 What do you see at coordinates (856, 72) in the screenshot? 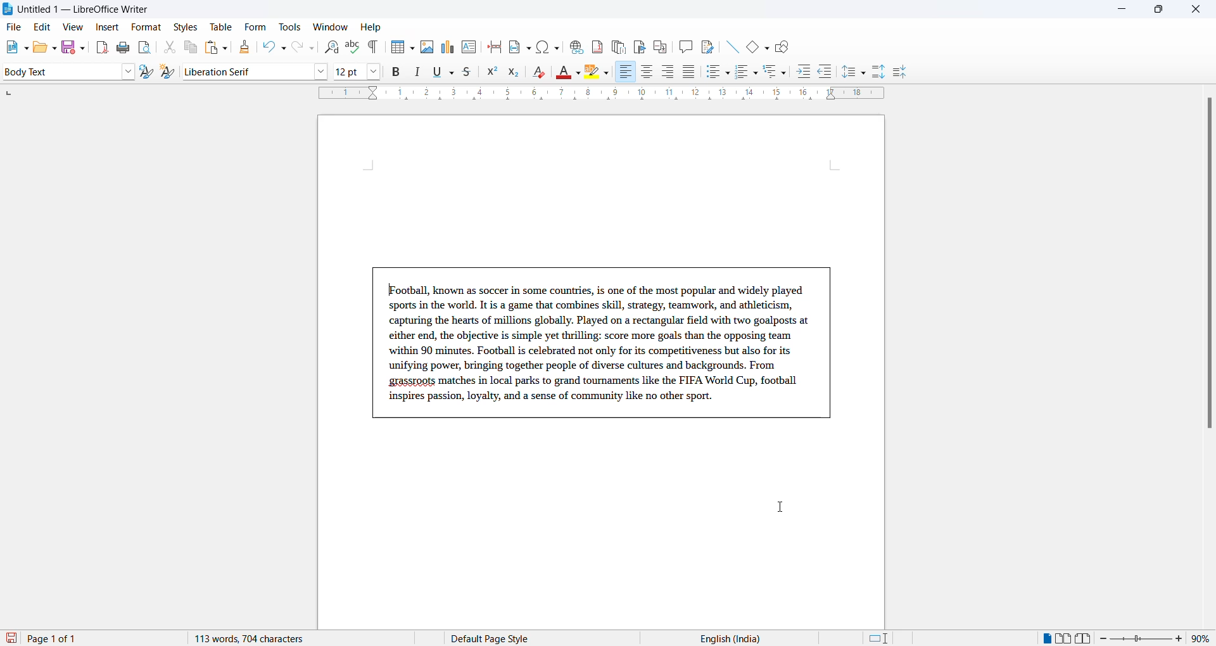
I see `line spacing` at bounding box center [856, 72].